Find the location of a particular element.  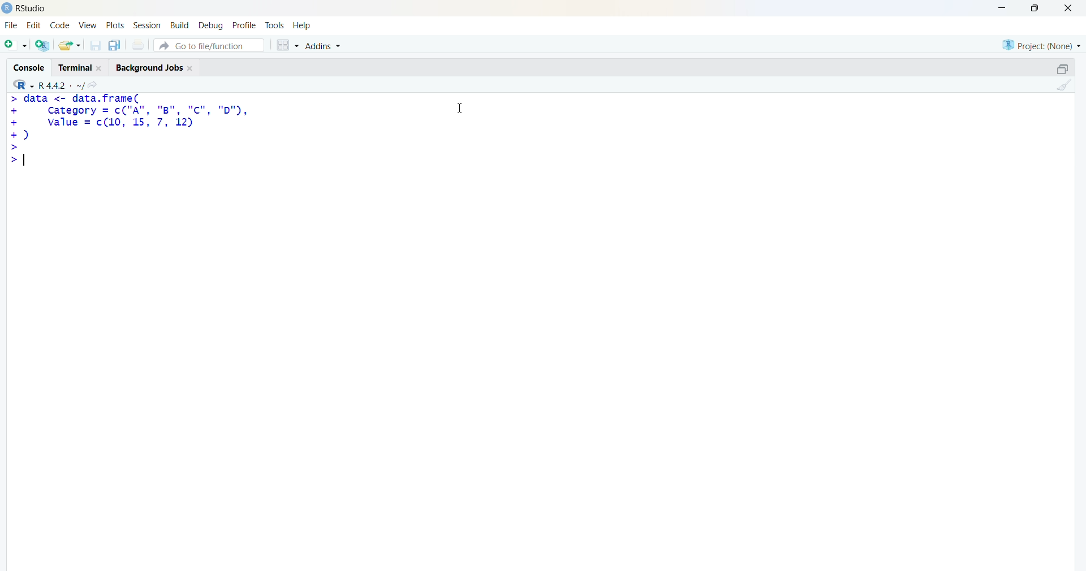

maximize is located at coordinates (1062, 69).